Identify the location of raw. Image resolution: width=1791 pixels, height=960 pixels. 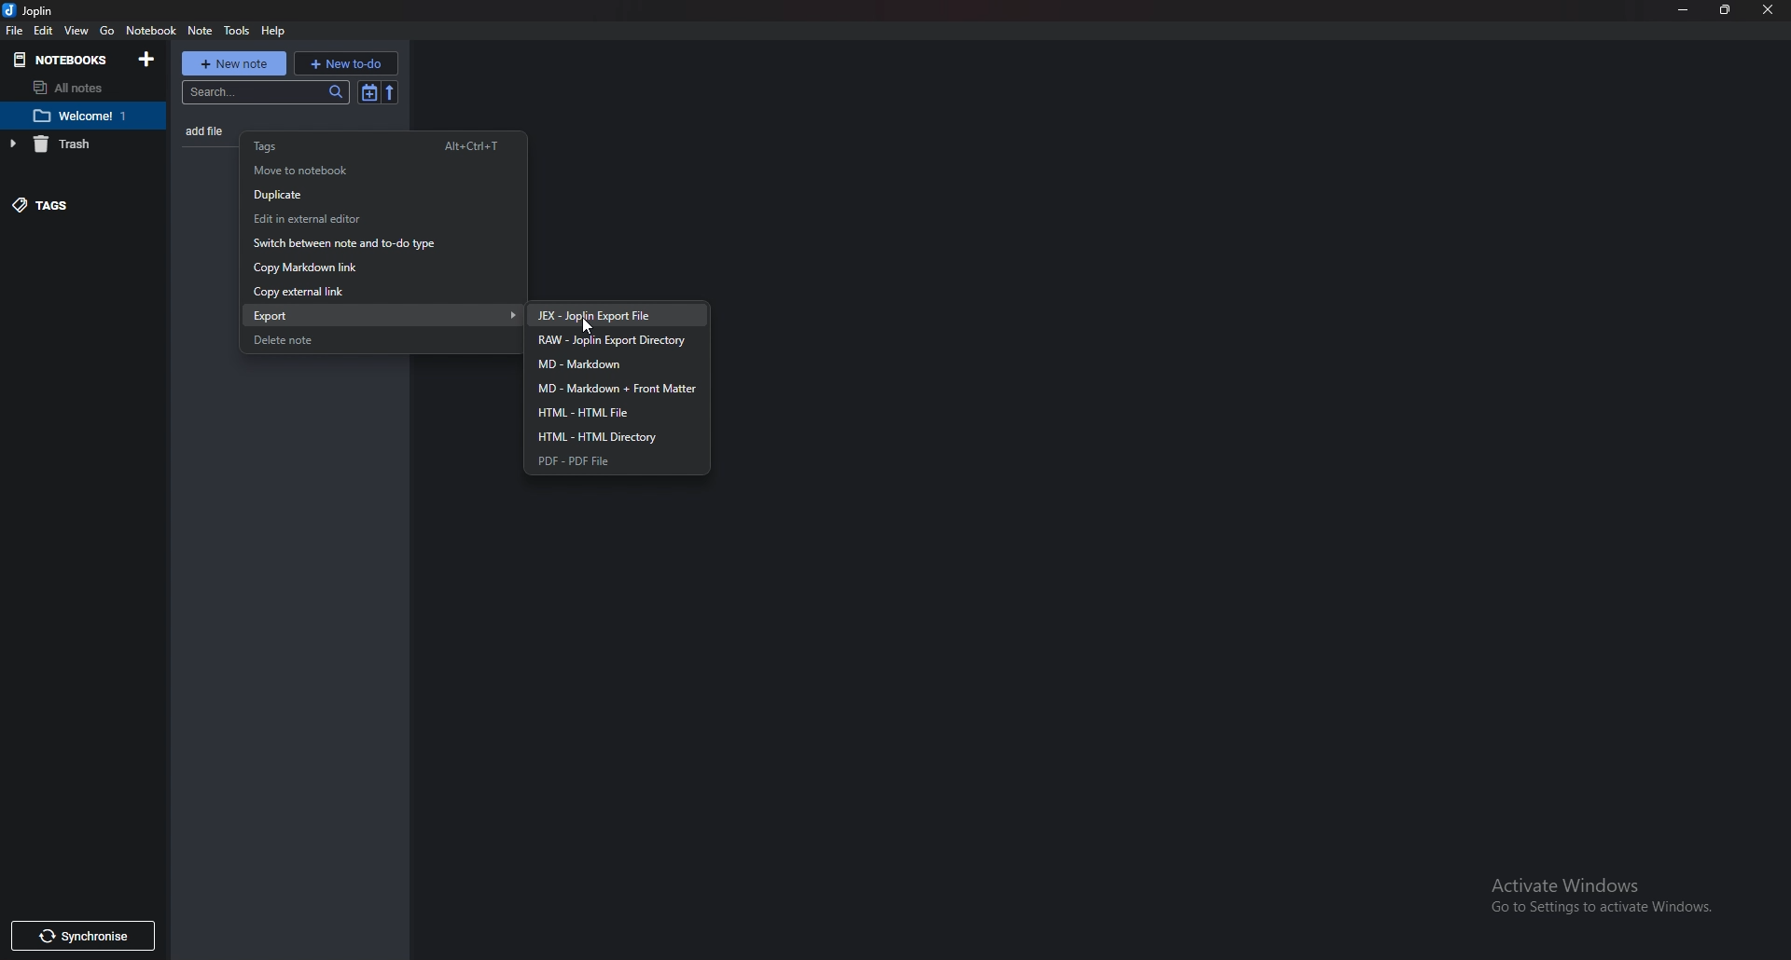
(623, 340).